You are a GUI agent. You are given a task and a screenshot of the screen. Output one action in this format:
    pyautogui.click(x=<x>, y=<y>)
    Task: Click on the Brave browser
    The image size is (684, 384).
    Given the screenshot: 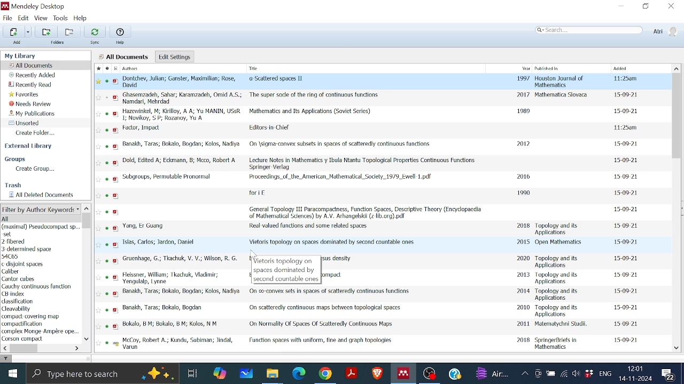 What is the action you would take?
    pyautogui.click(x=378, y=373)
    